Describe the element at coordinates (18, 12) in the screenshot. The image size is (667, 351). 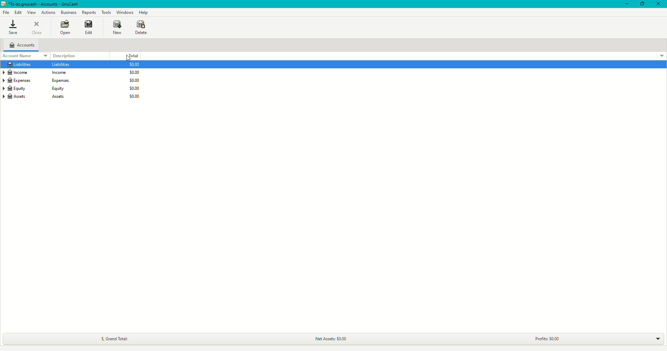
I see `Edit` at that location.